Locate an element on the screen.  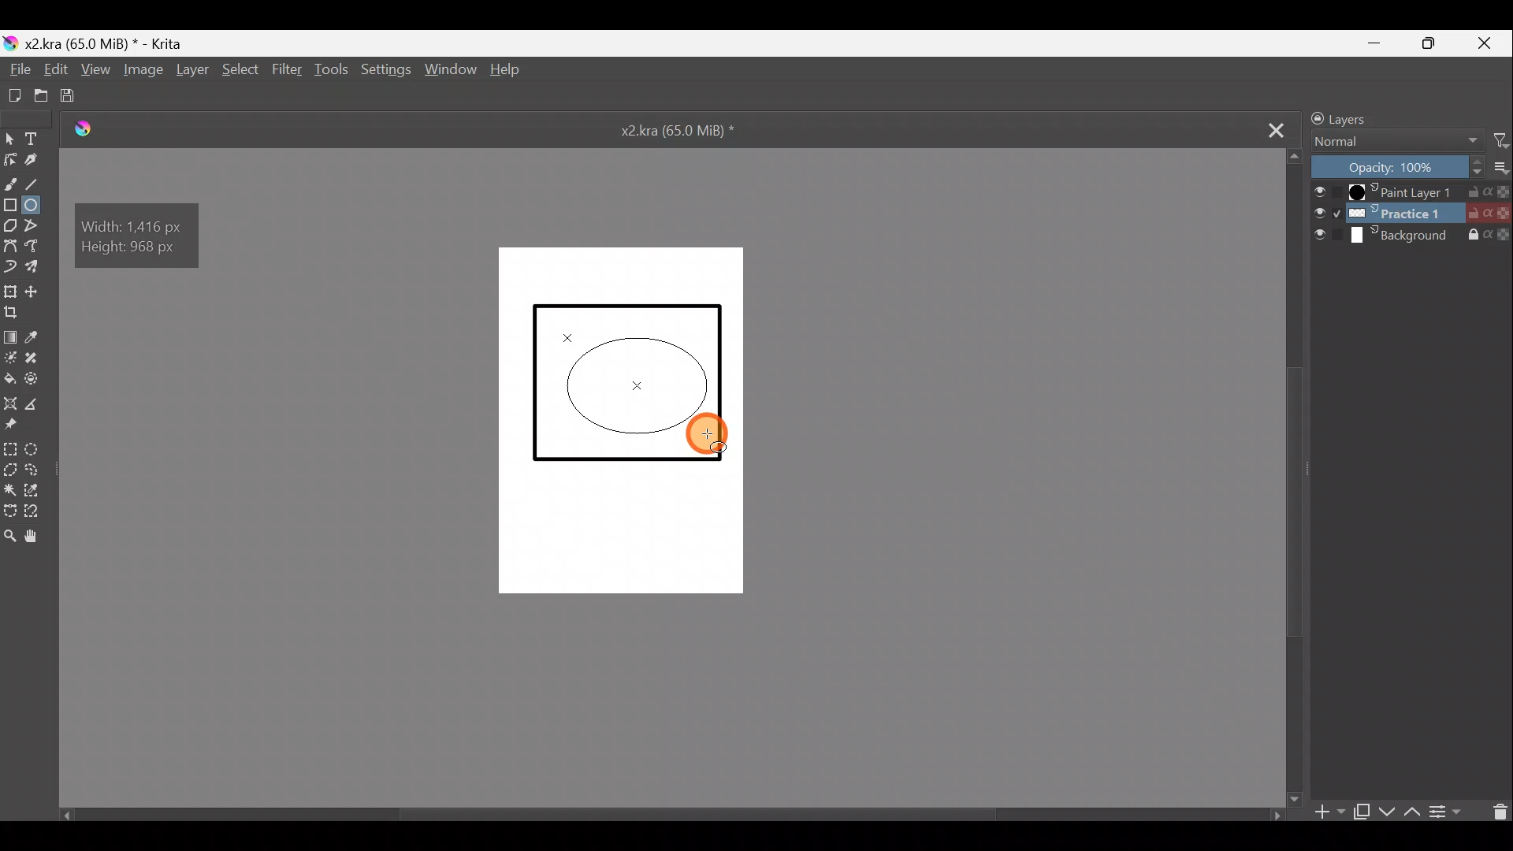
Reference images tool is located at coordinates (17, 426).